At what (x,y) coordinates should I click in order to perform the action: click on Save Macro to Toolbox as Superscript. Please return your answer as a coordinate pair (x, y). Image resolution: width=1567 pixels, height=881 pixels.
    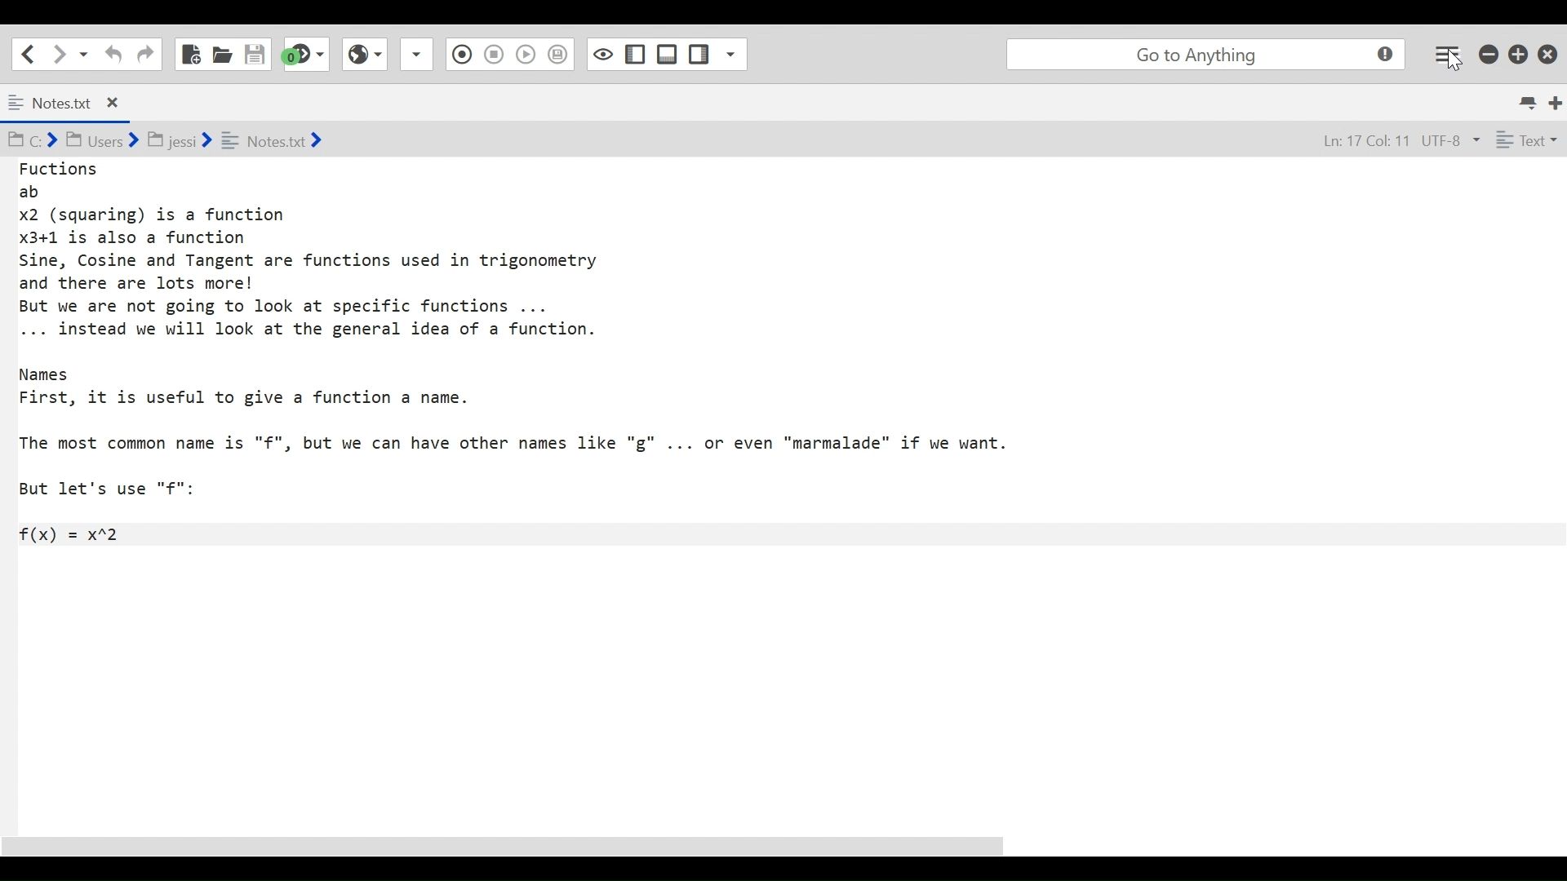
    Looking at the image, I should click on (528, 52).